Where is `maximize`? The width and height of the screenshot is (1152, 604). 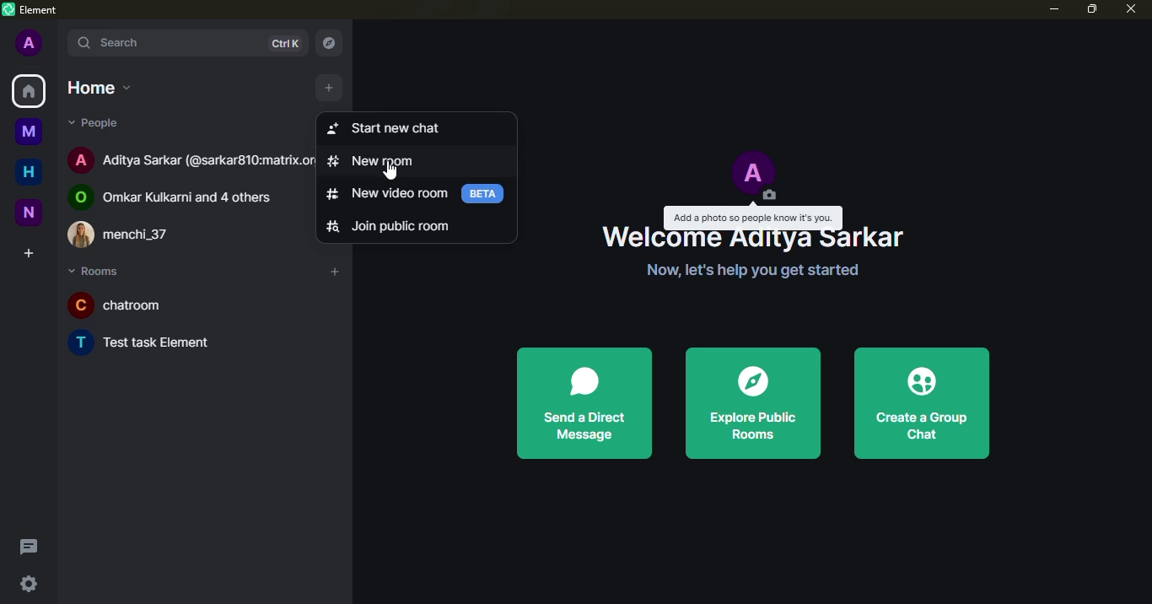
maximize is located at coordinates (1091, 10).